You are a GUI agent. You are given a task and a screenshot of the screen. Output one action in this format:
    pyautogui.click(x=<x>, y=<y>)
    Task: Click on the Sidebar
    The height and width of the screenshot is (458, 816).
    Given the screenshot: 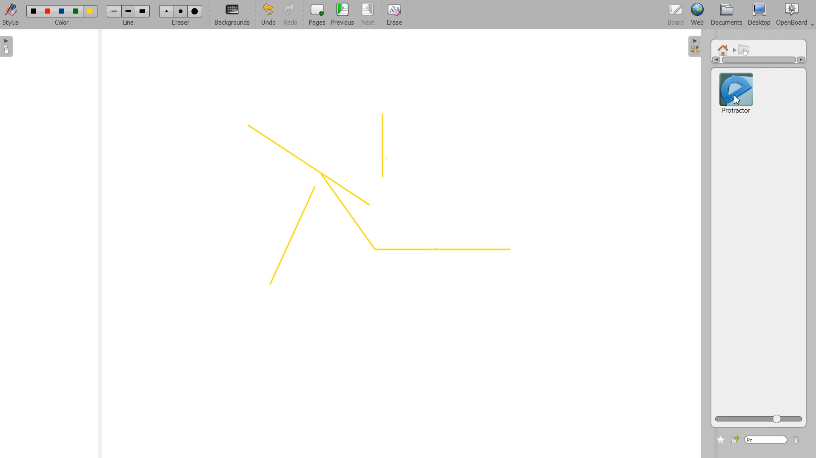 What is the action you would take?
    pyautogui.click(x=695, y=45)
    